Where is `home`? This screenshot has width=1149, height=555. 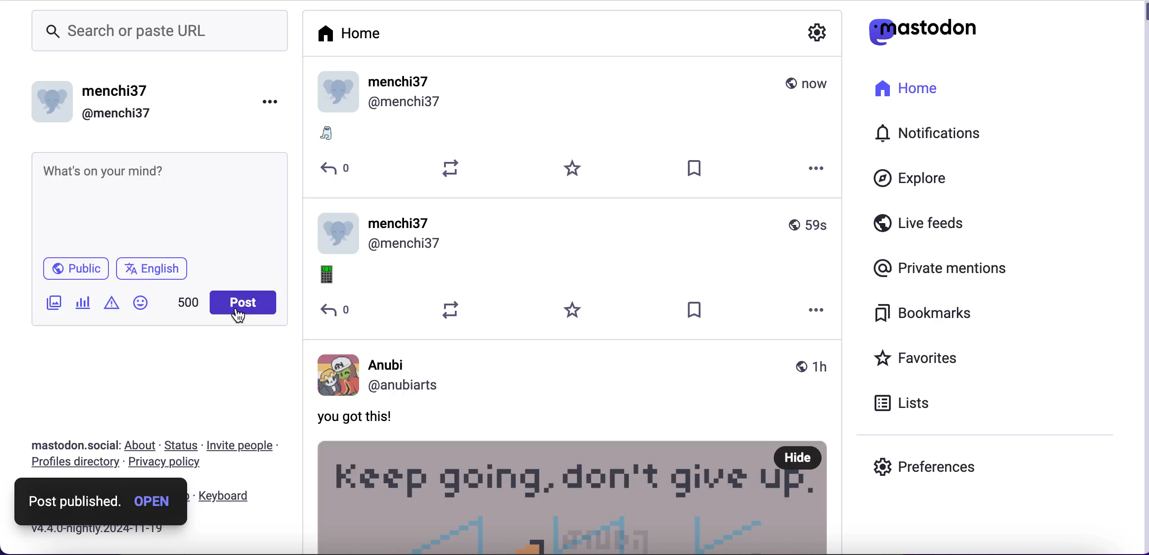 home is located at coordinates (348, 34).